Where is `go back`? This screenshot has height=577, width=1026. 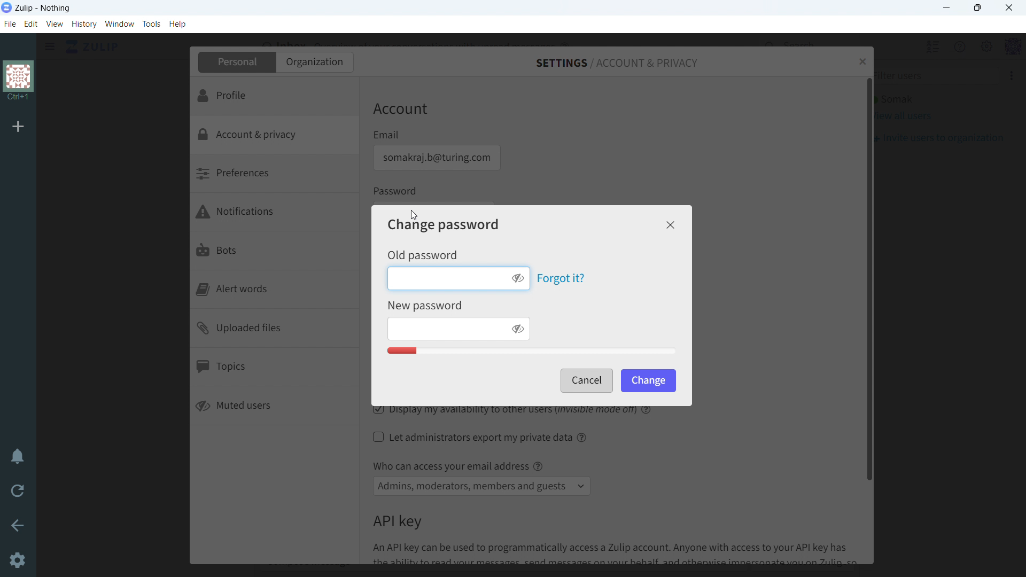
go back is located at coordinates (18, 524).